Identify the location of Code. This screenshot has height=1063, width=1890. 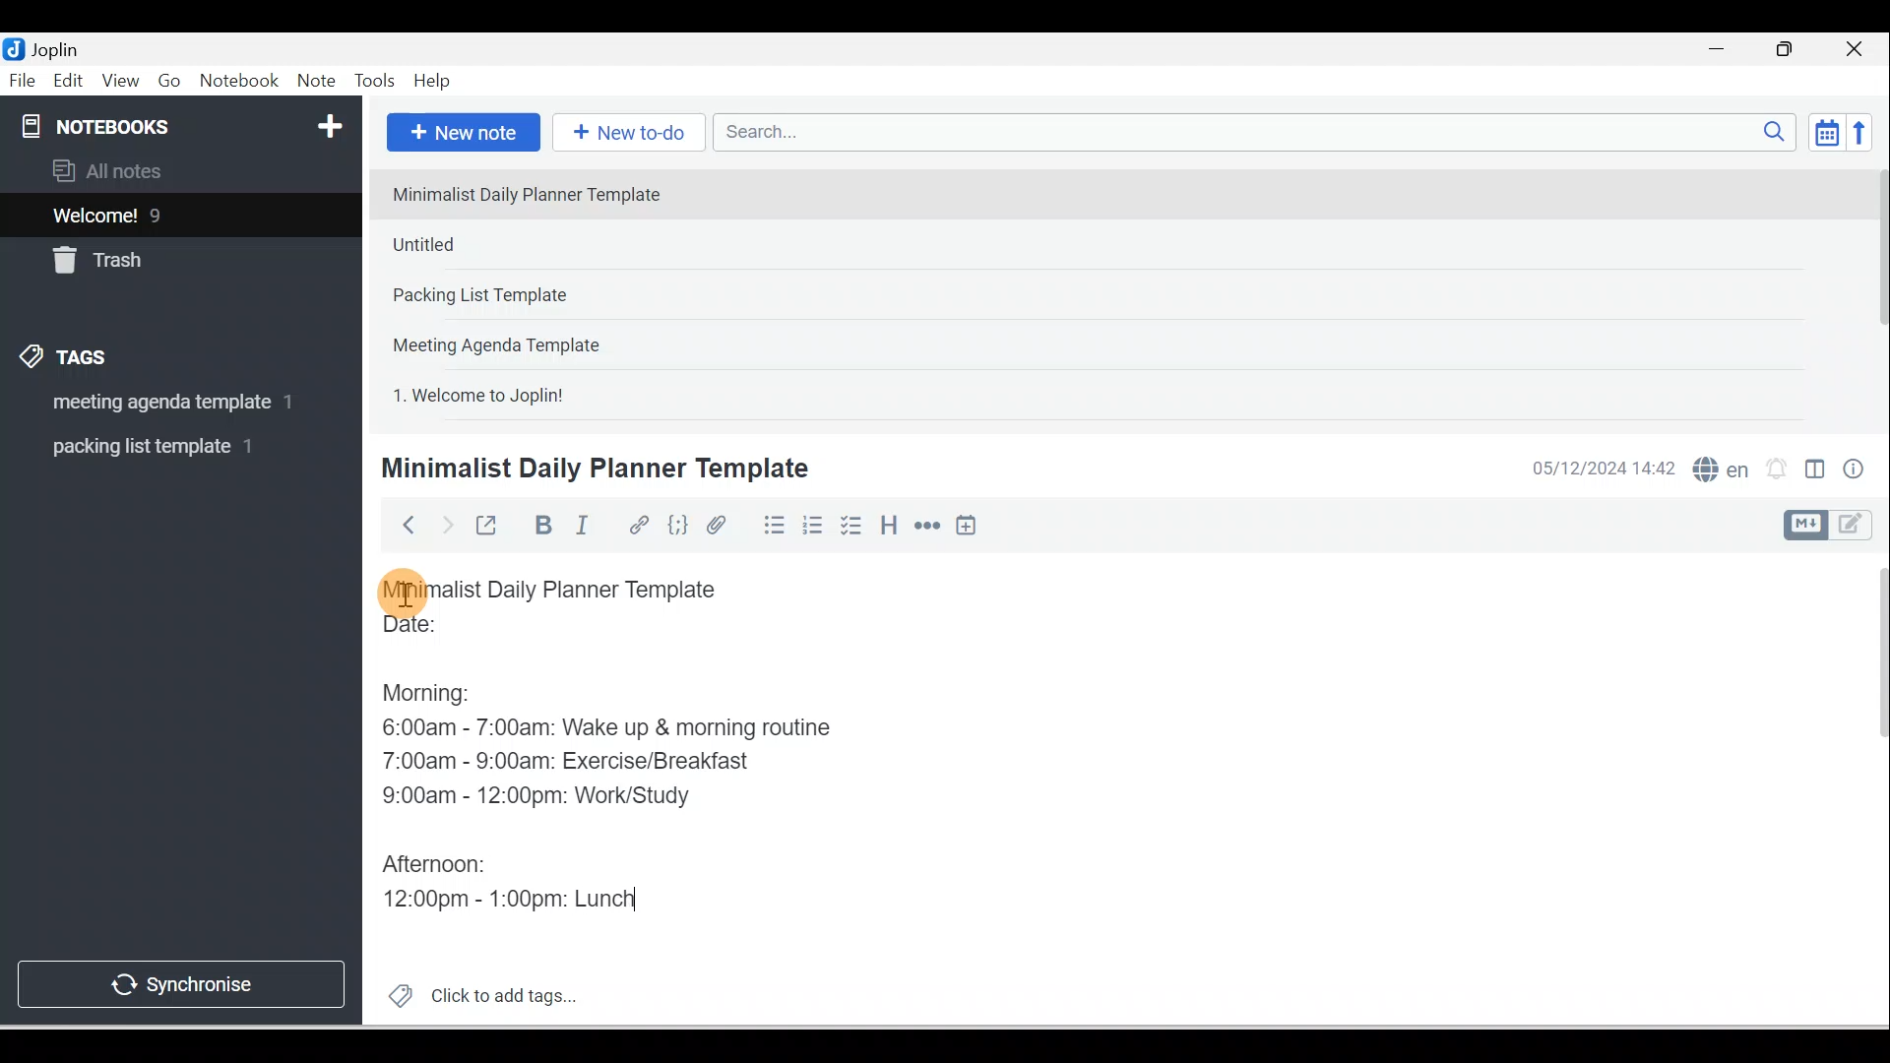
(678, 527).